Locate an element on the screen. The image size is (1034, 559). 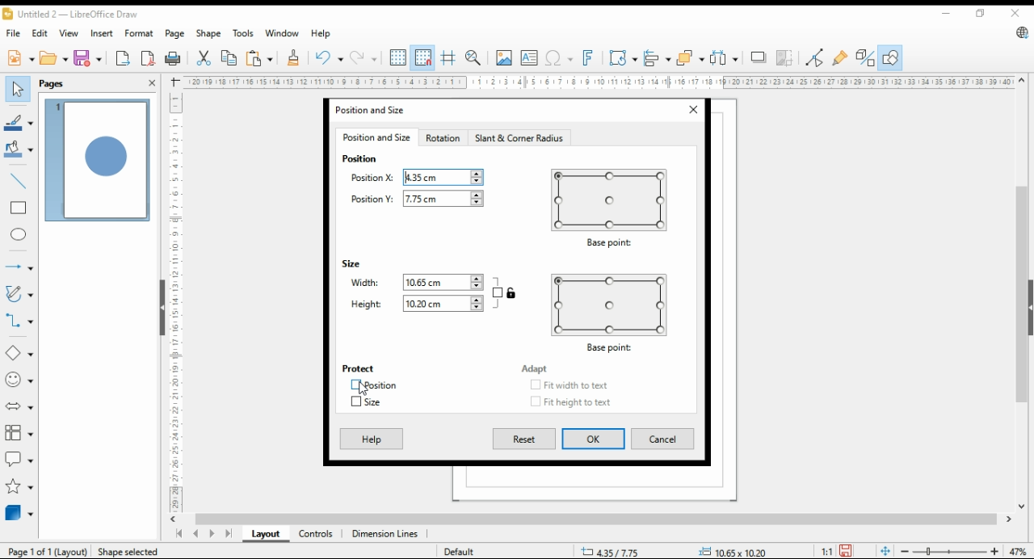
height: 10.20cm is located at coordinates (412, 304).